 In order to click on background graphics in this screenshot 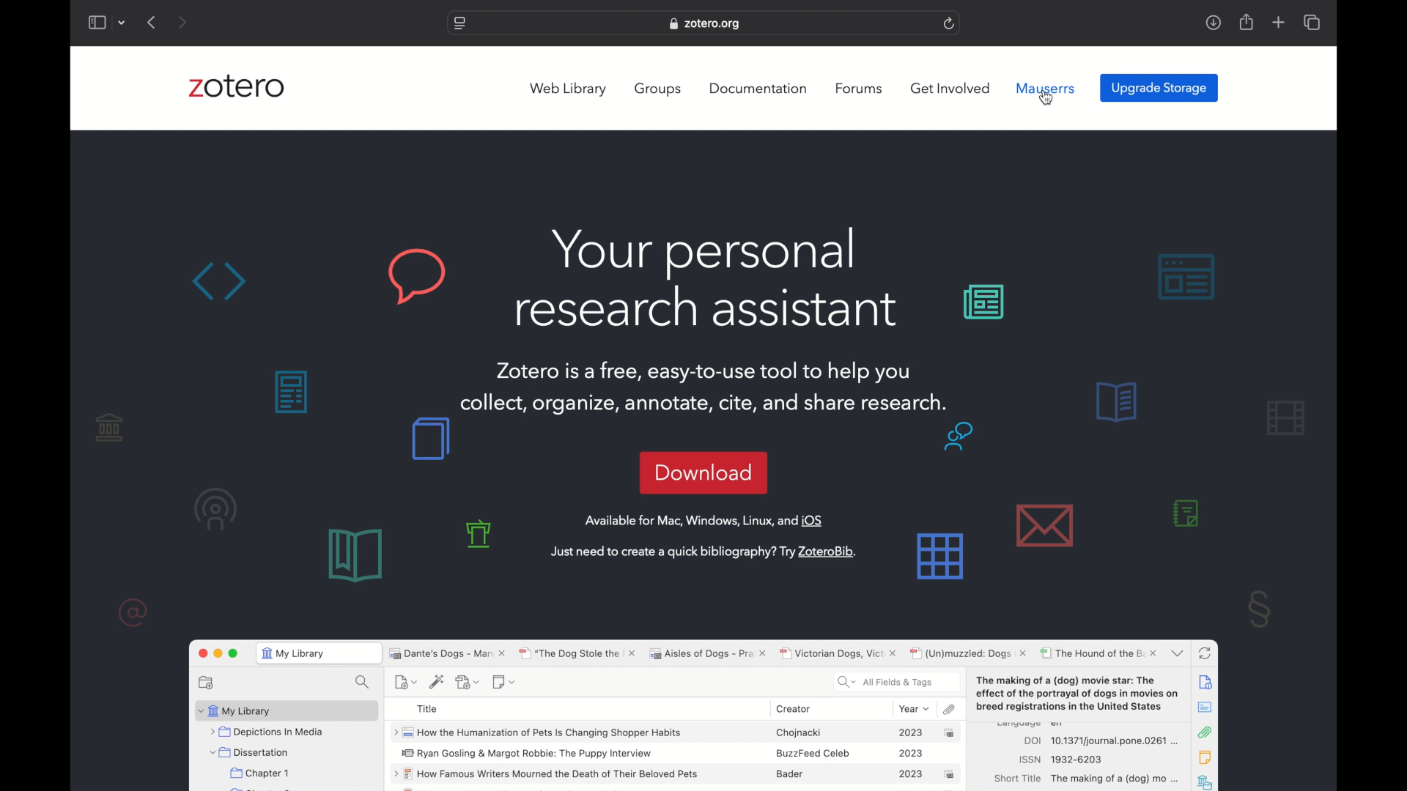, I will do `click(1095, 284)`.